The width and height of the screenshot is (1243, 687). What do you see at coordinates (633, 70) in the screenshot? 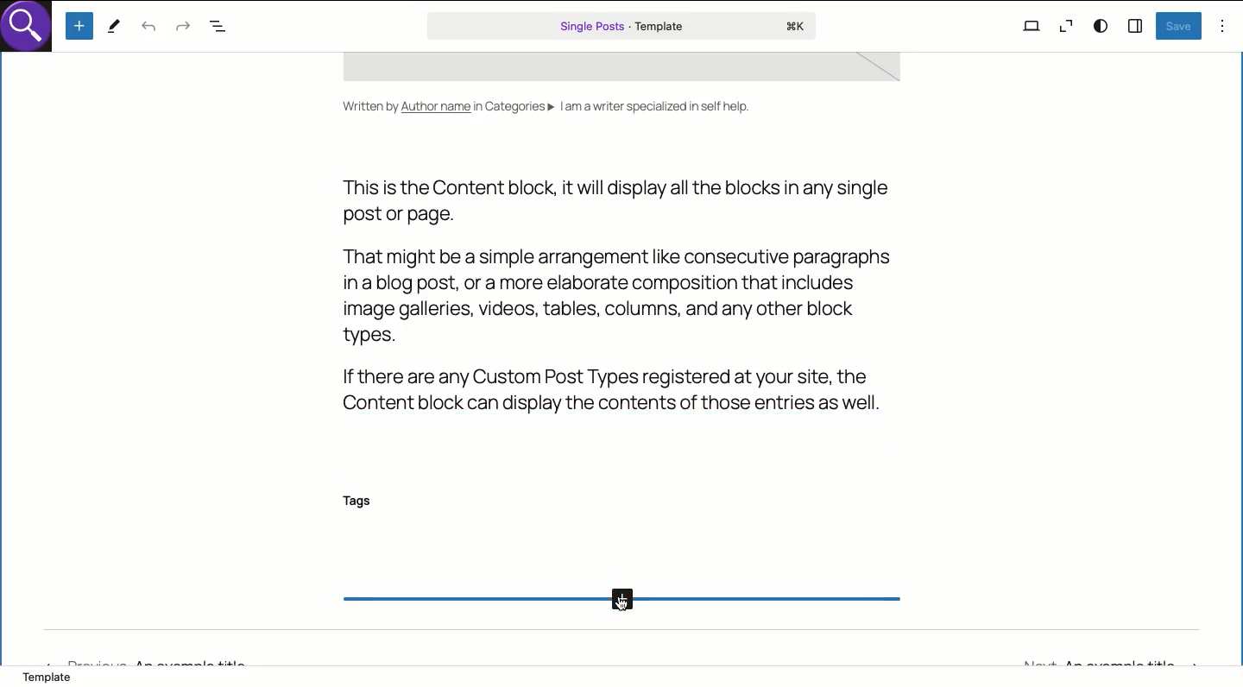
I see `template space` at bounding box center [633, 70].